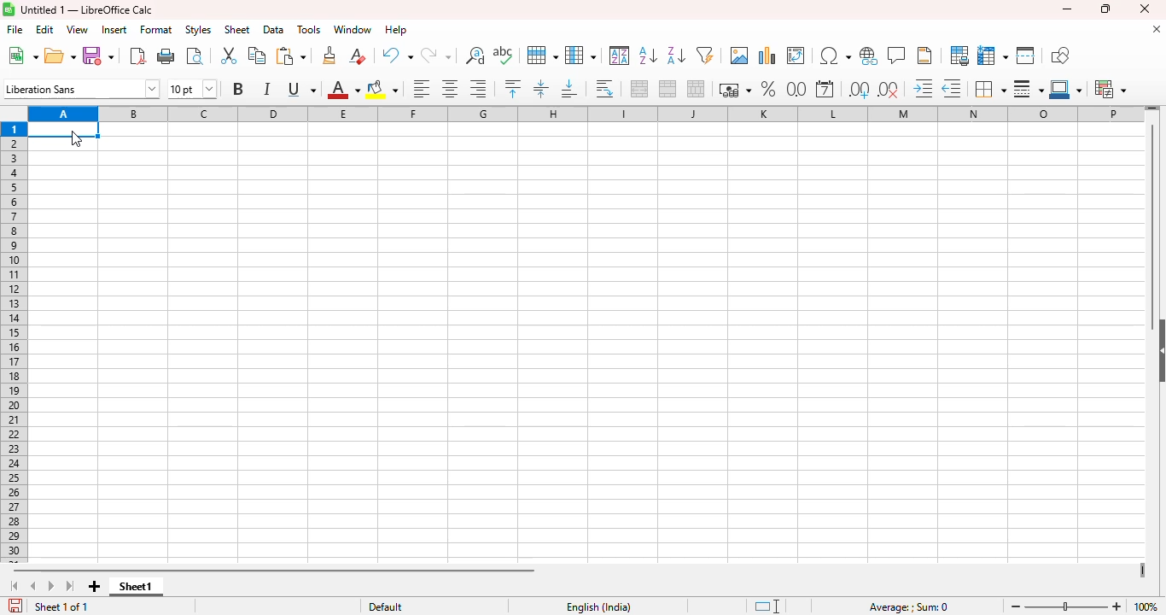 The height and width of the screenshot is (615, 1166). What do you see at coordinates (1059, 55) in the screenshot?
I see `show draw functions` at bounding box center [1059, 55].